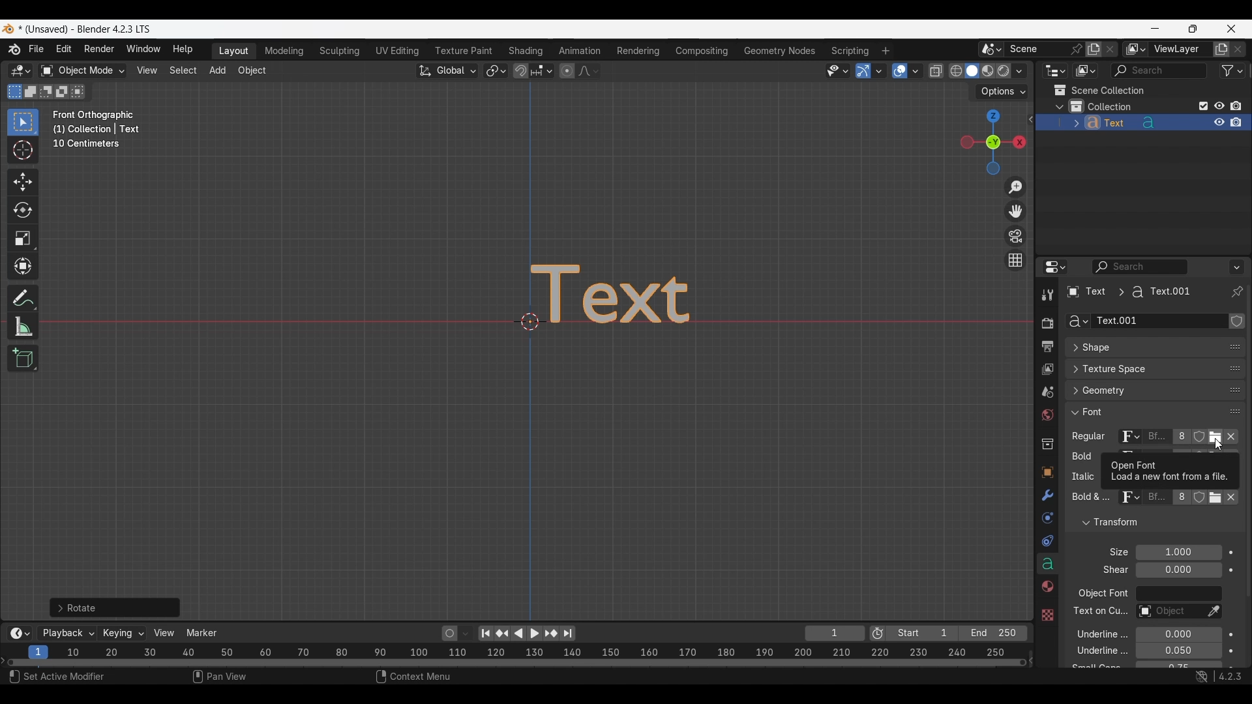 This screenshot has height=704, width=1252. I want to click on File menu, so click(37, 50).